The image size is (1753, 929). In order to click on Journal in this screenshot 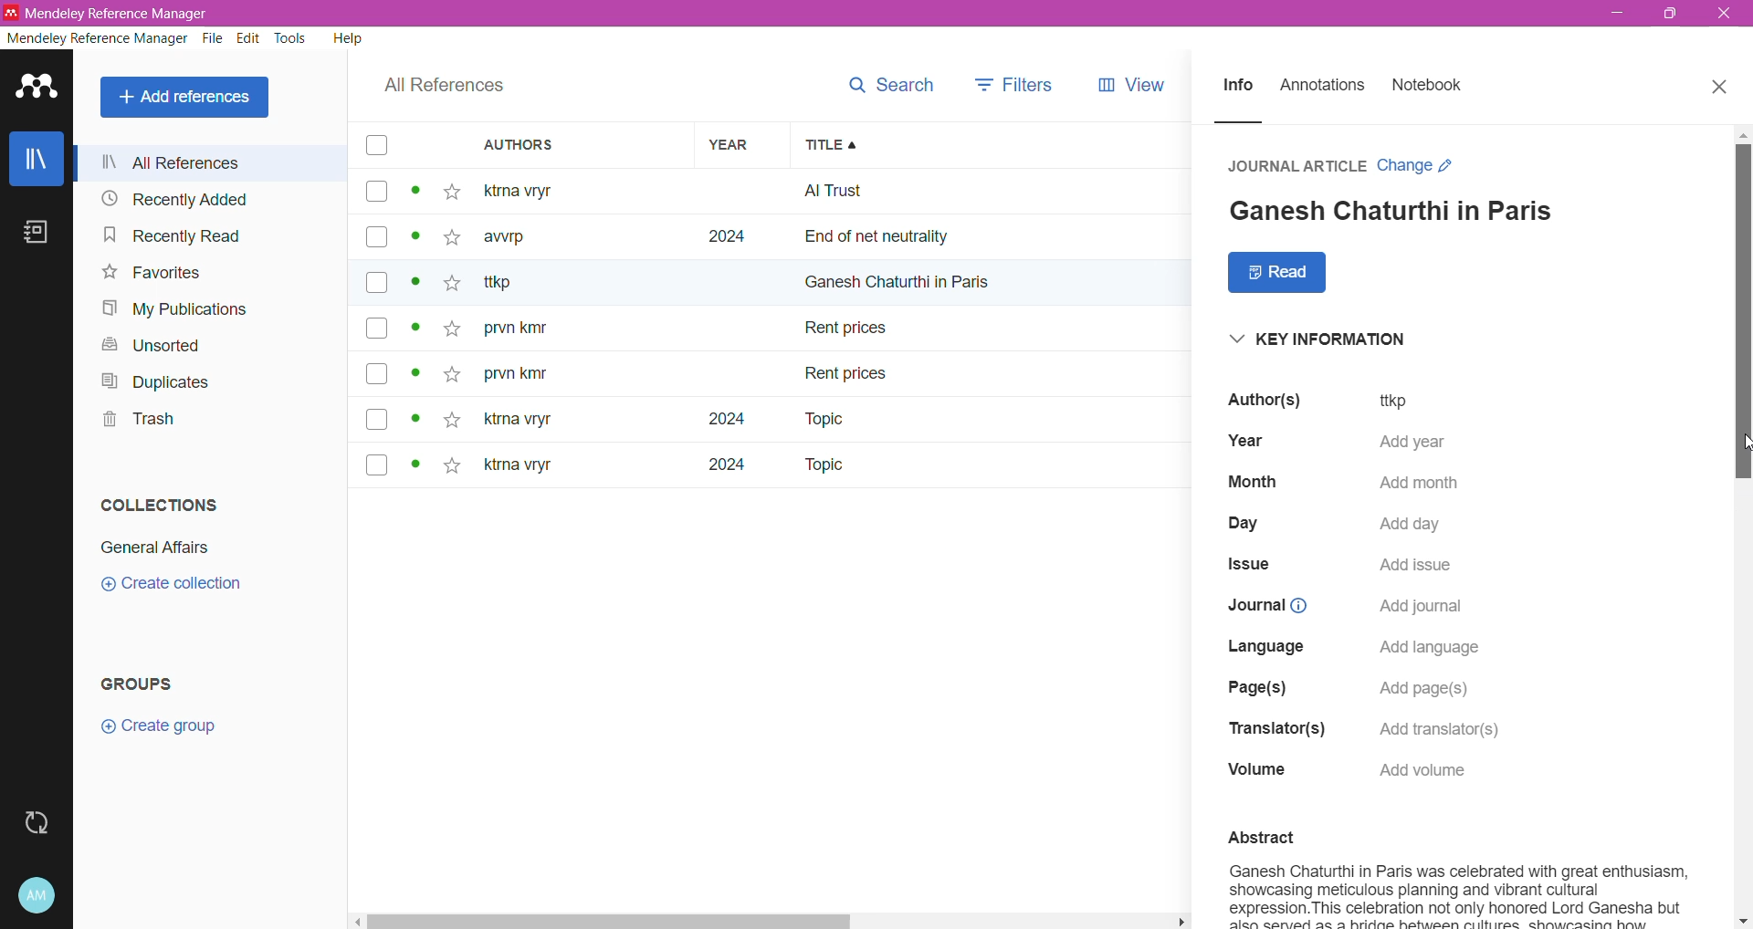, I will do `click(1260, 607)`.